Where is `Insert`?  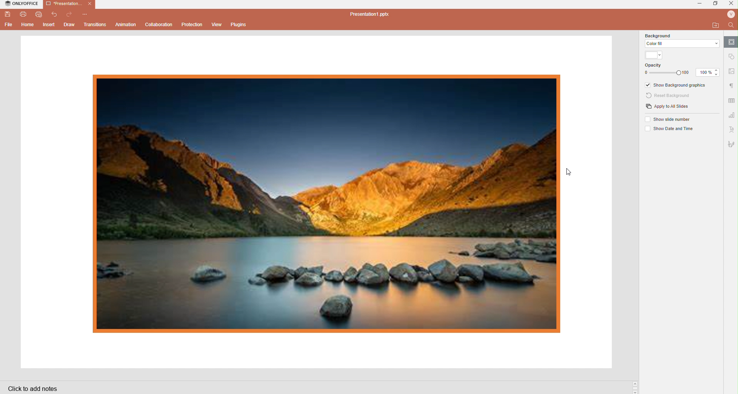
Insert is located at coordinates (49, 25).